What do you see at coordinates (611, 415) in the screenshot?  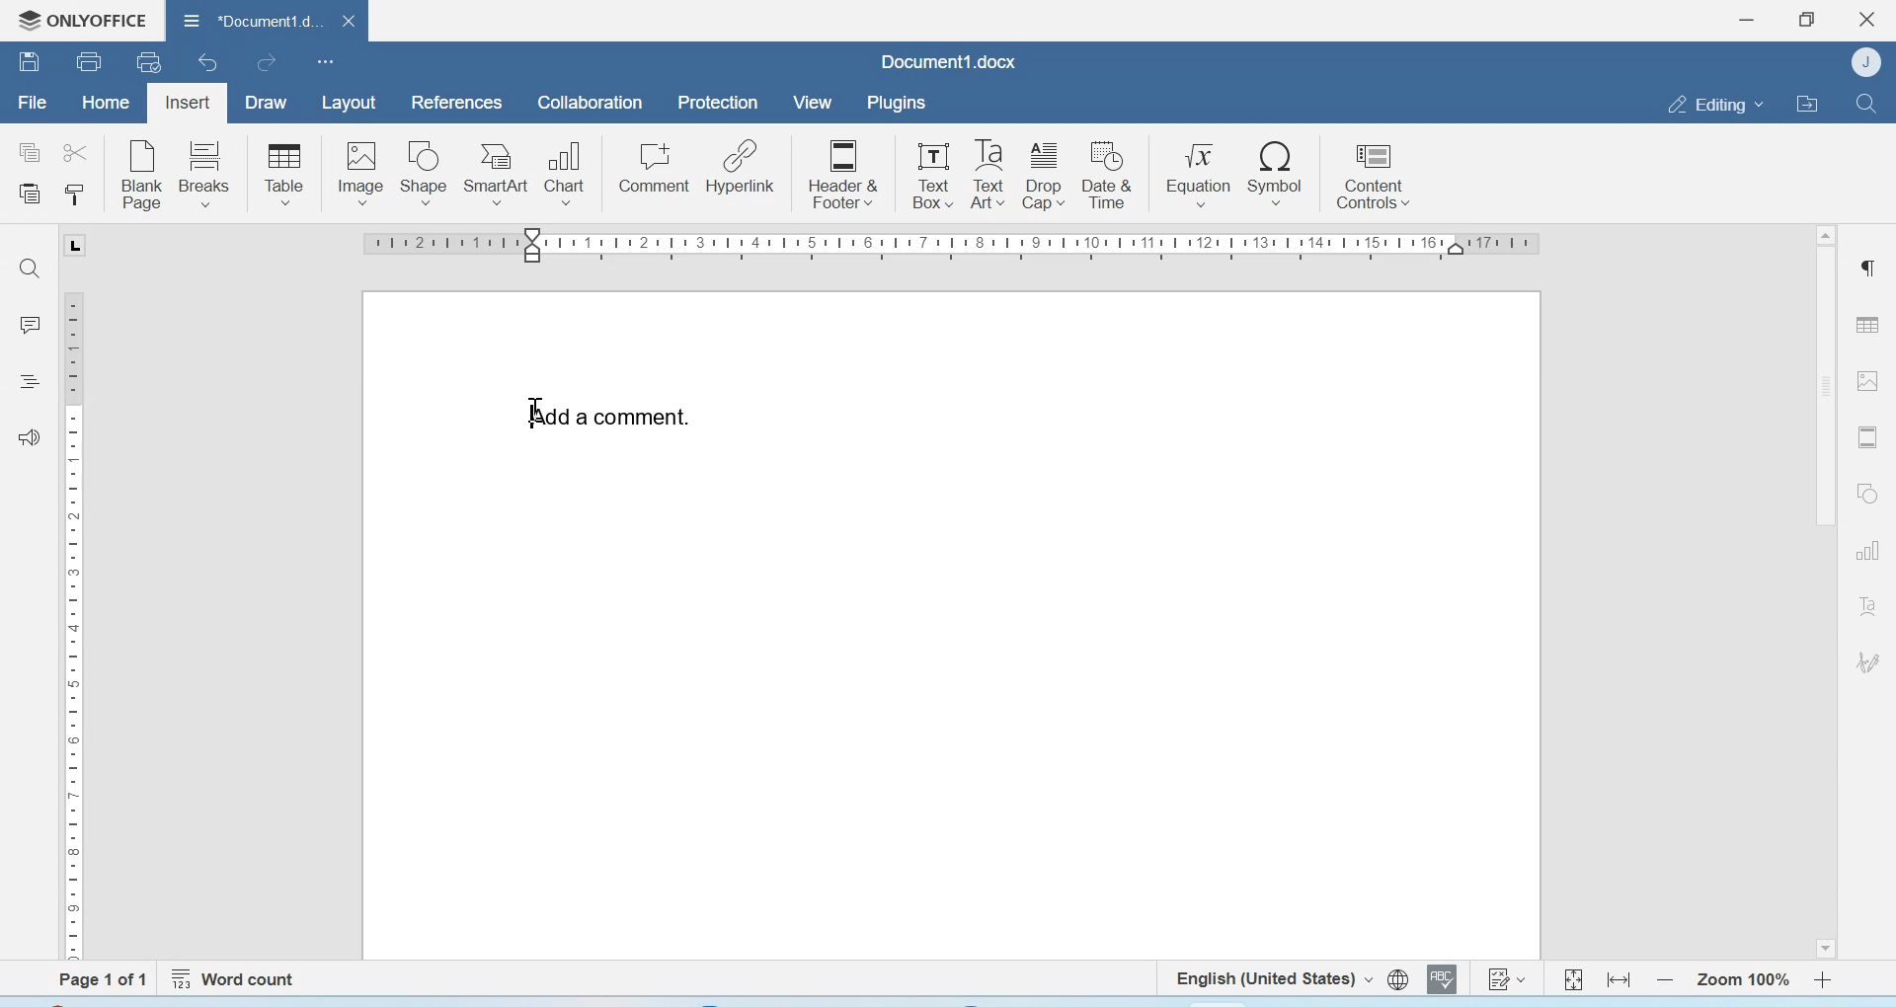 I see `Add comment` at bounding box center [611, 415].